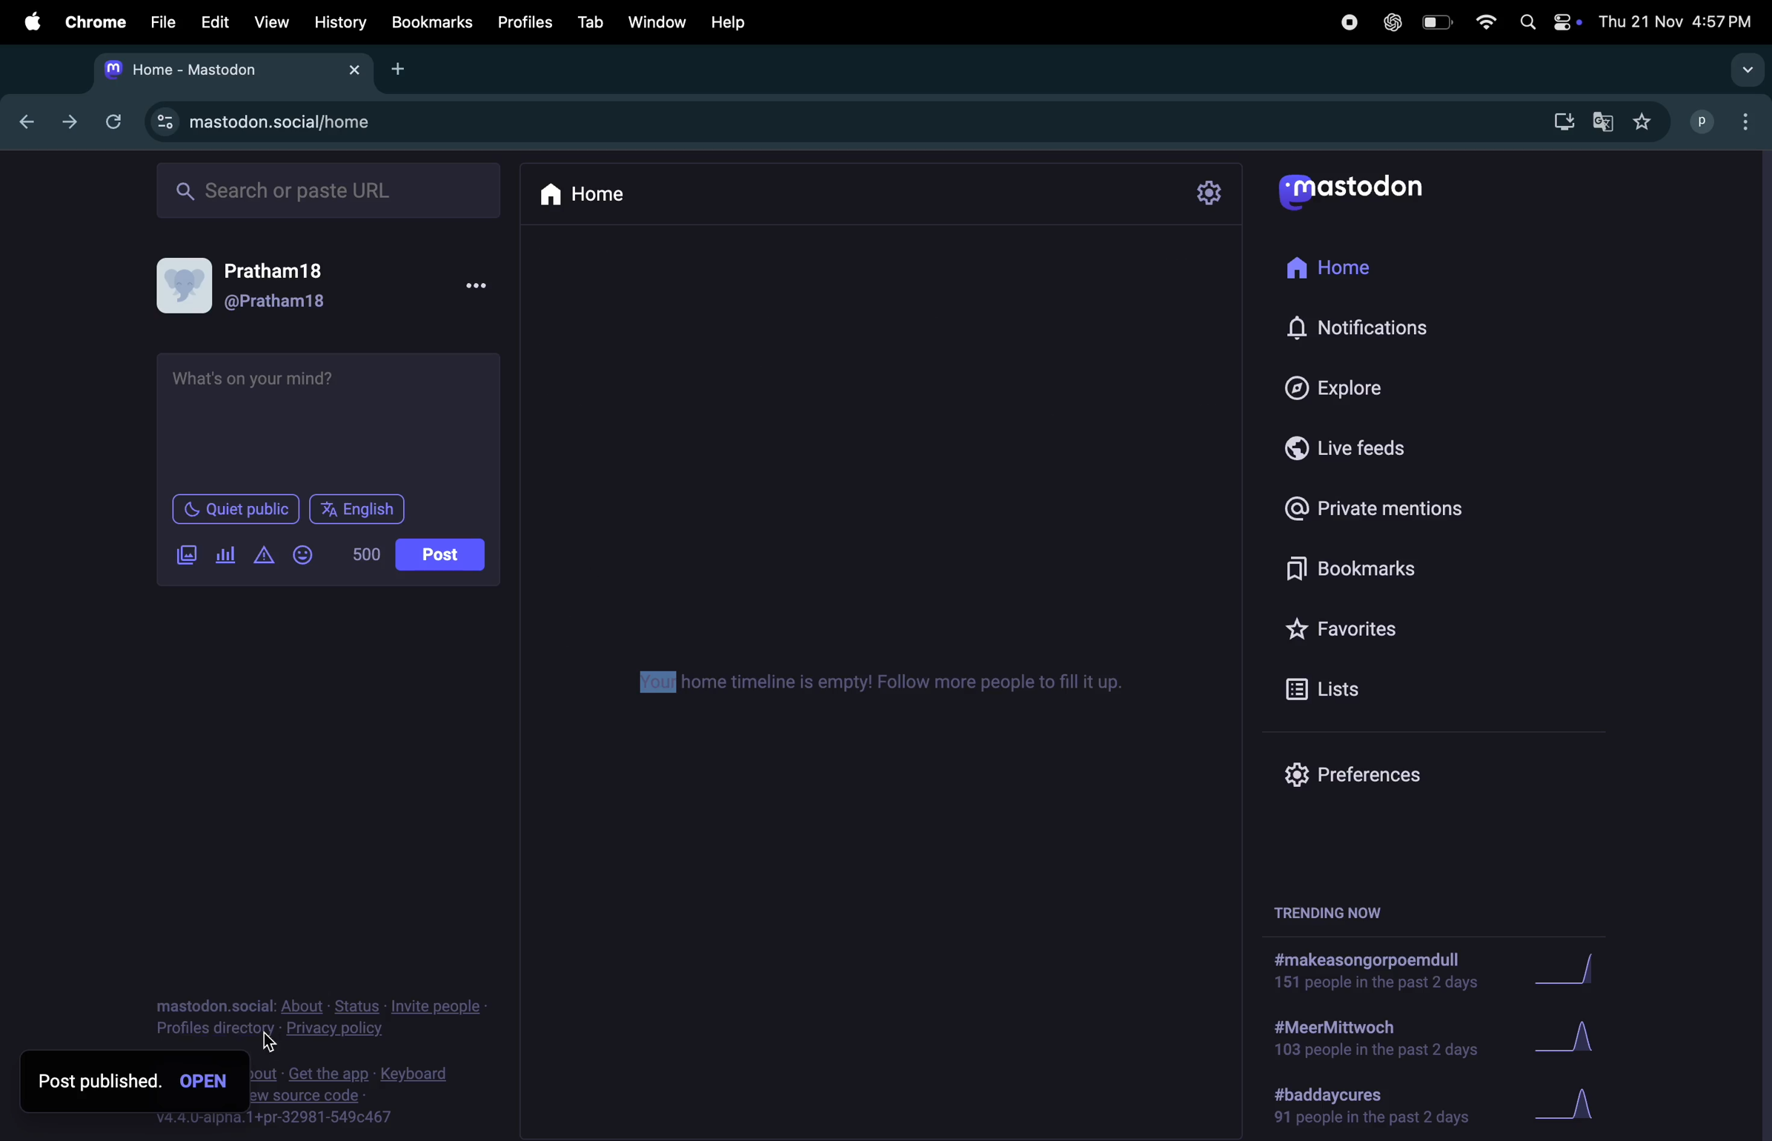 The image size is (1772, 1141). What do you see at coordinates (1482, 24) in the screenshot?
I see `wifi` at bounding box center [1482, 24].